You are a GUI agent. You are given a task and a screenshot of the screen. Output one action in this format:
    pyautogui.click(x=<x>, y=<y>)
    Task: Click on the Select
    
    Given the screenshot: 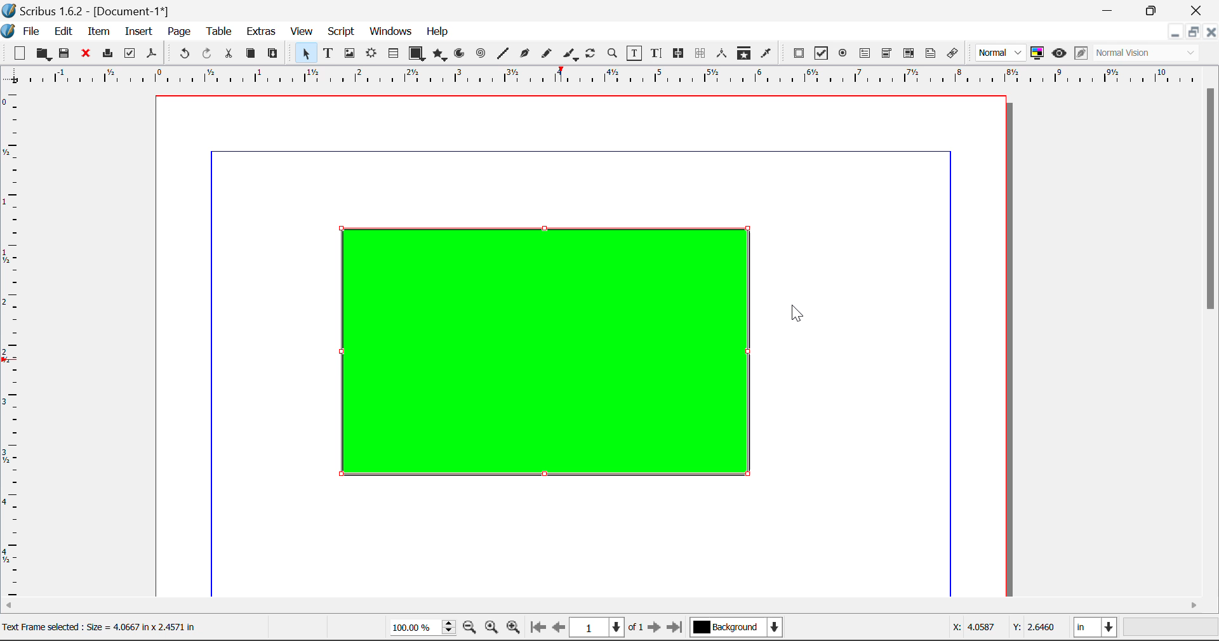 What is the action you would take?
    pyautogui.click(x=303, y=53)
    